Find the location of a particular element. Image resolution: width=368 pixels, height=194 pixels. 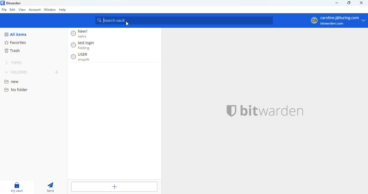

my vault is located at coordinates (18, 187).